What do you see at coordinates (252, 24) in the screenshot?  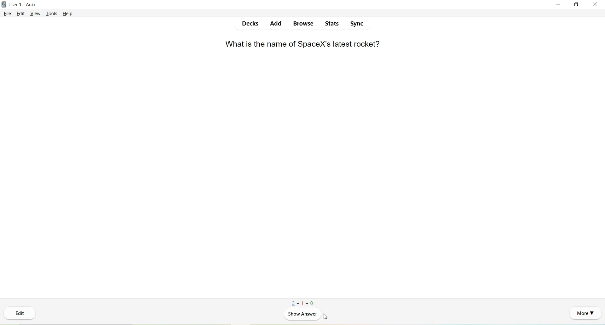 I see `Decks` at bounding box center [252, 24].